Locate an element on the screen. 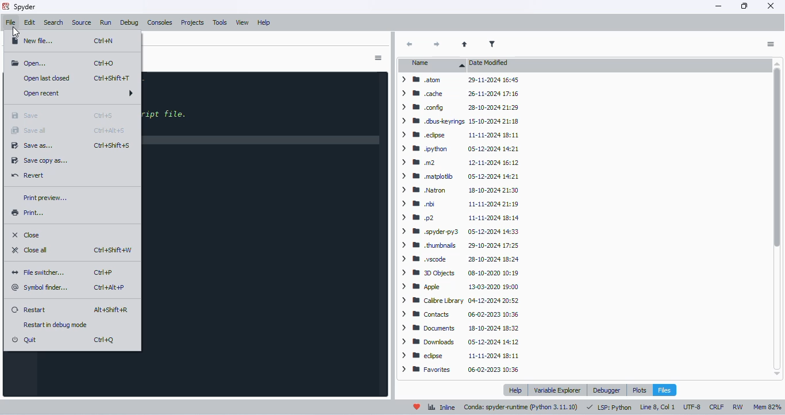  LSP: python is located at coordinates (610, 408).